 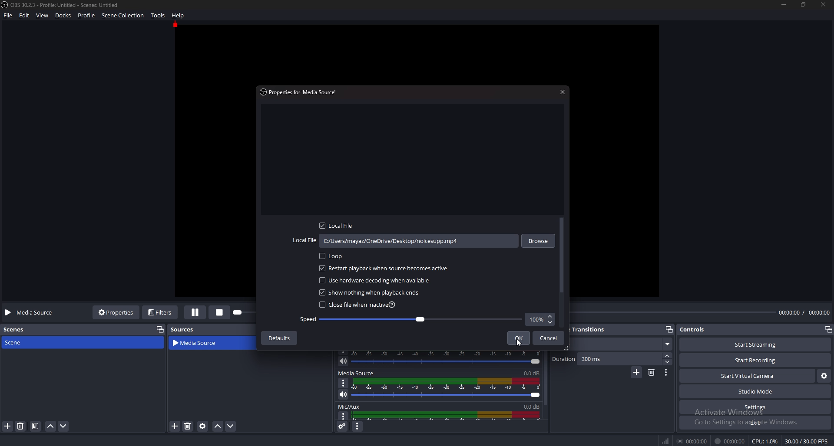 What do you see at coordinates (359, 305) in the screenshot?
I see `Close file when inactive` at bounding box center [359, 305].